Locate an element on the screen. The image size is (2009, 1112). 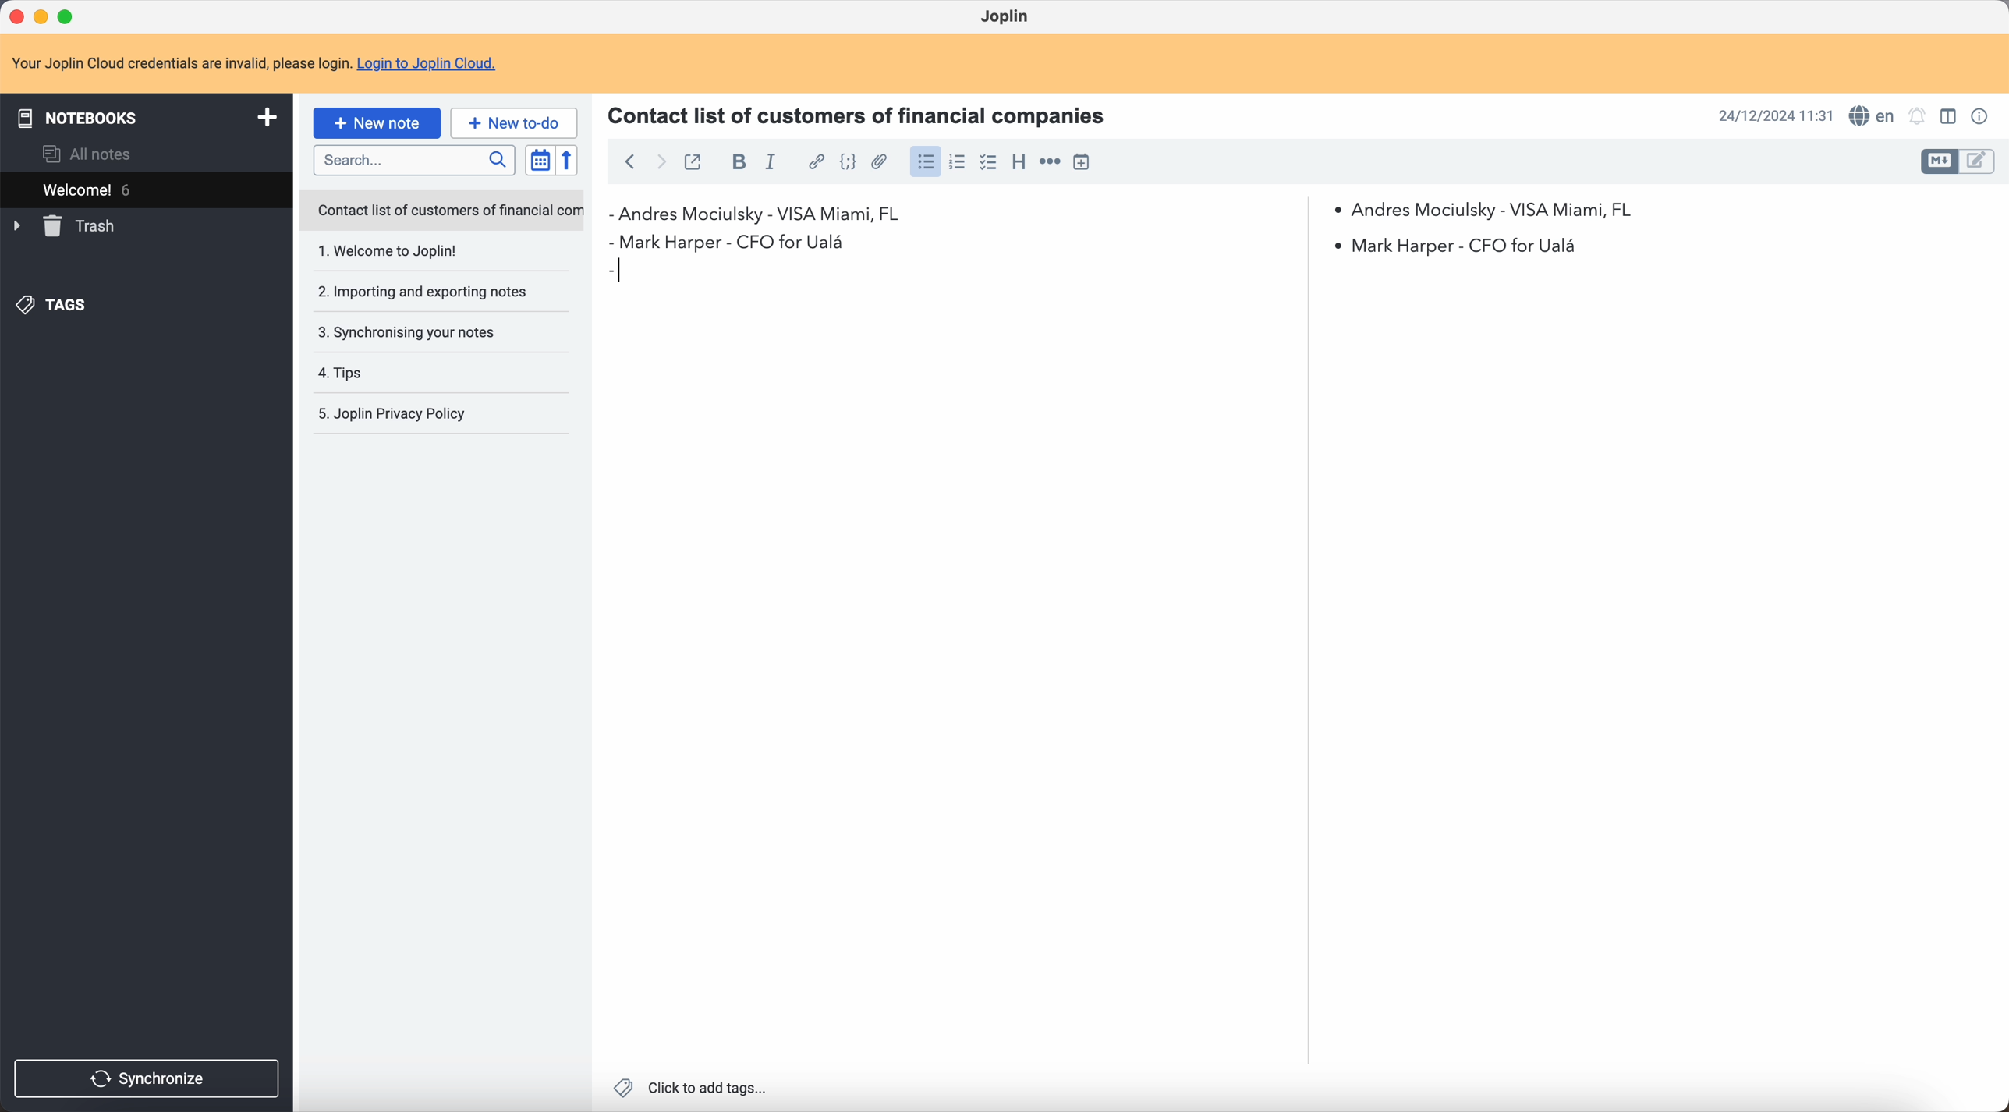
insert time is located at coordinates (1081, 161).